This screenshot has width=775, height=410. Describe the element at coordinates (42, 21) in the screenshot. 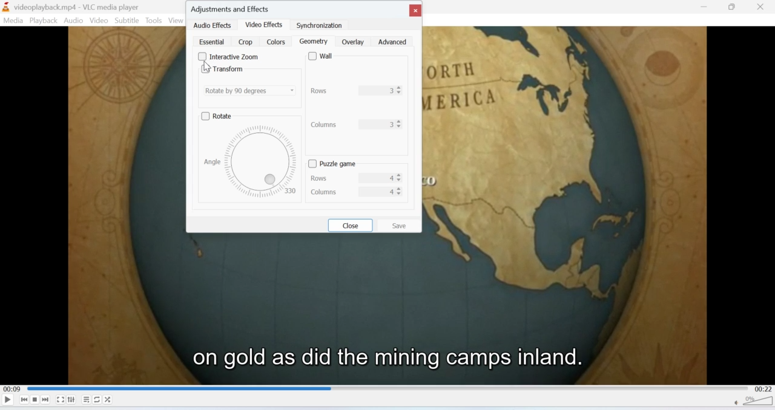

I see `Playback` at that location.